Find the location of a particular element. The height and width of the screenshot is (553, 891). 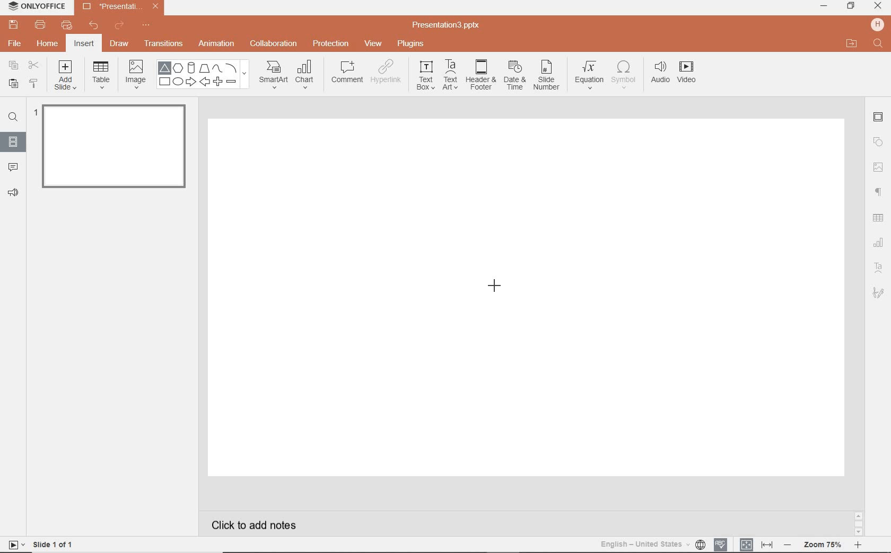

PLUGINS is located at coordinates (412, 43).